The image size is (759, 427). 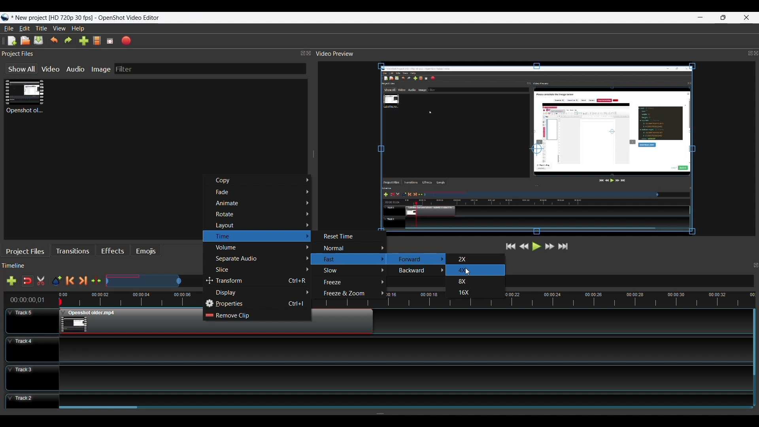 I want to click on Help, so click(x=78, y=29).